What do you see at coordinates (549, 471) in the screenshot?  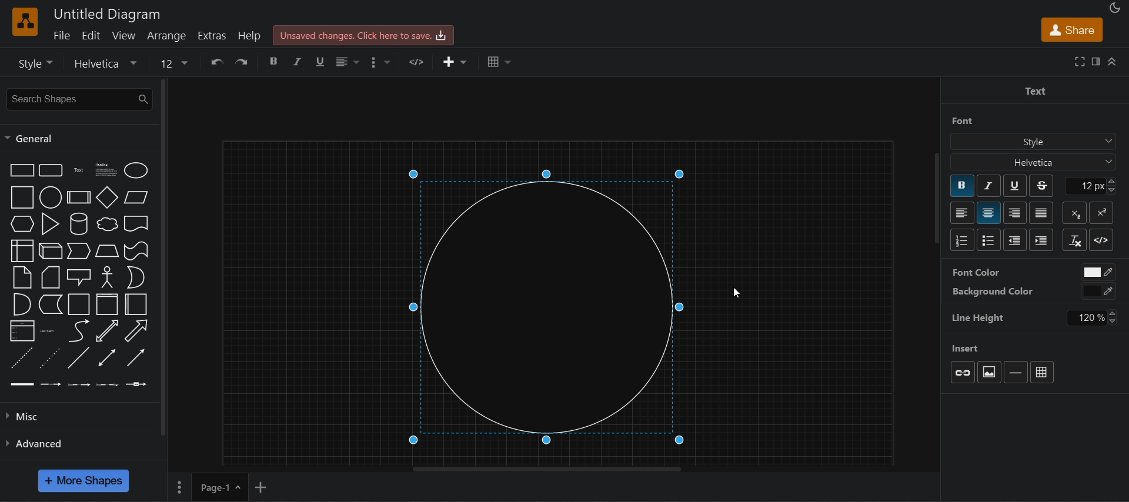 I see `horizontal scroll bar` at bounding box center [549, 471].